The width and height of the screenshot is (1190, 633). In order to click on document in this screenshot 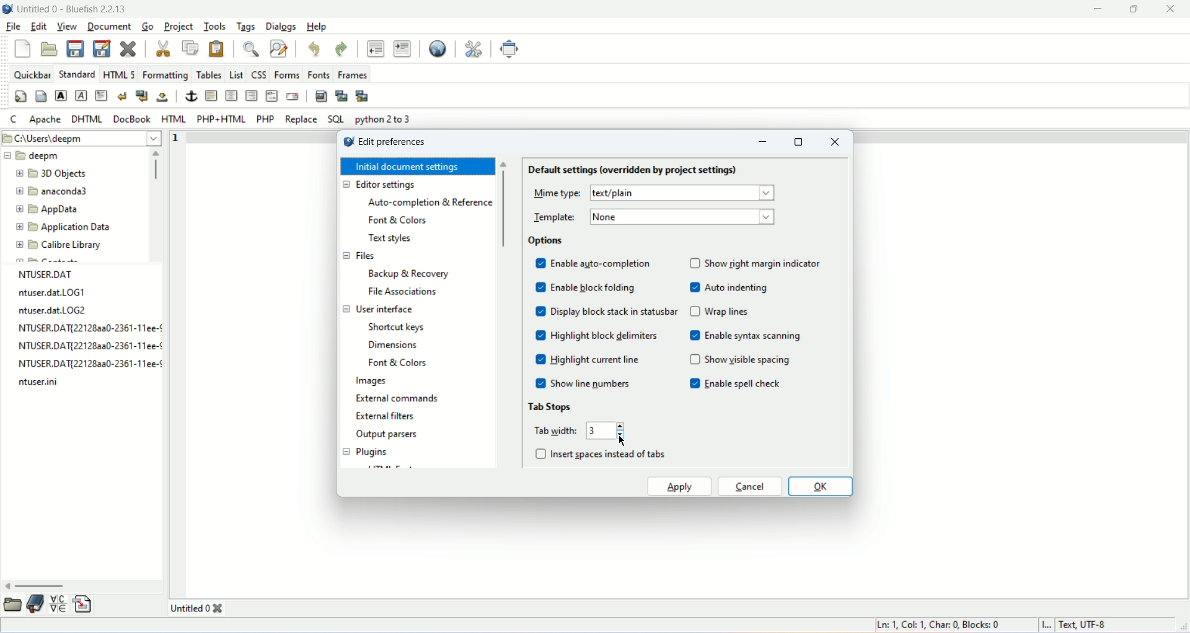, I will do `click(110, 25)`.